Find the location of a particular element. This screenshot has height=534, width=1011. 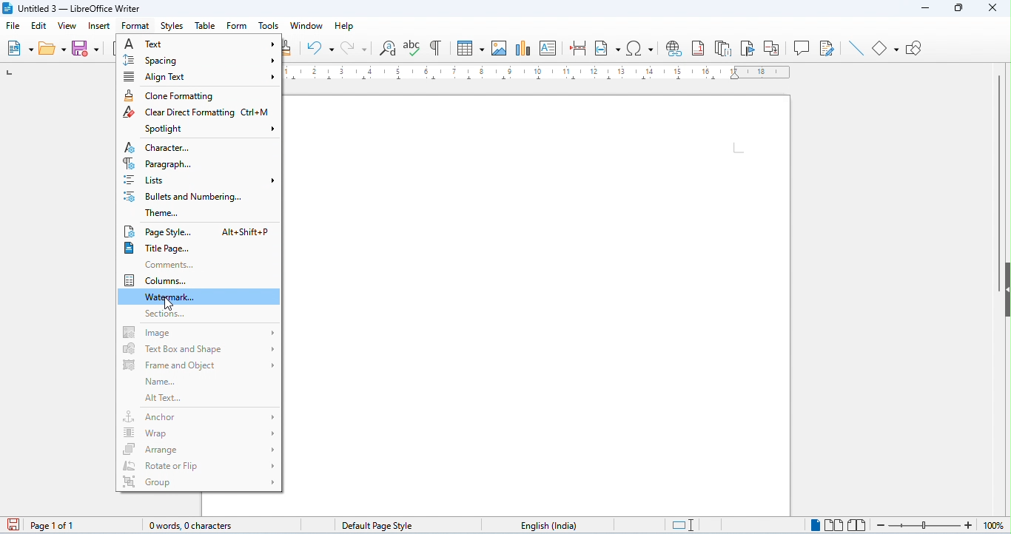

window is located at coordinates (309, 26).